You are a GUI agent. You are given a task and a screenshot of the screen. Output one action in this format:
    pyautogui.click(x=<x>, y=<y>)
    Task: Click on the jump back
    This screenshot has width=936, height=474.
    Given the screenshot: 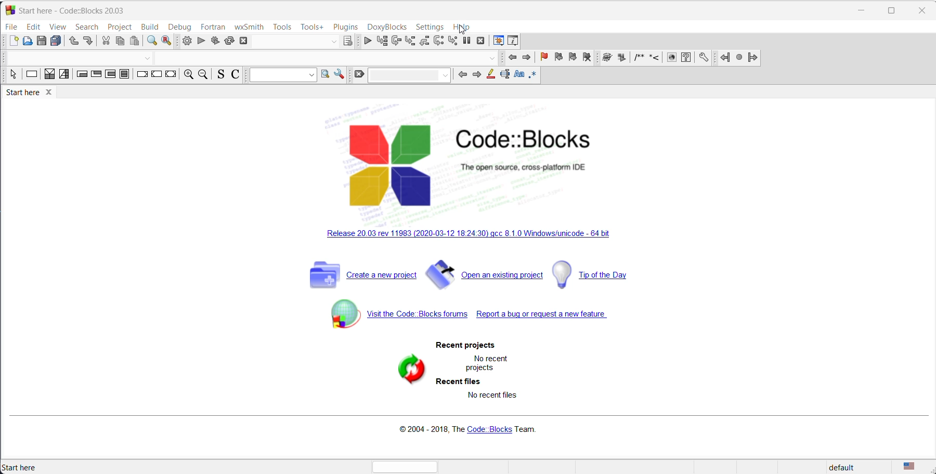 What is the action you would take?
    pyautogui.click(x=727, y=57)
    